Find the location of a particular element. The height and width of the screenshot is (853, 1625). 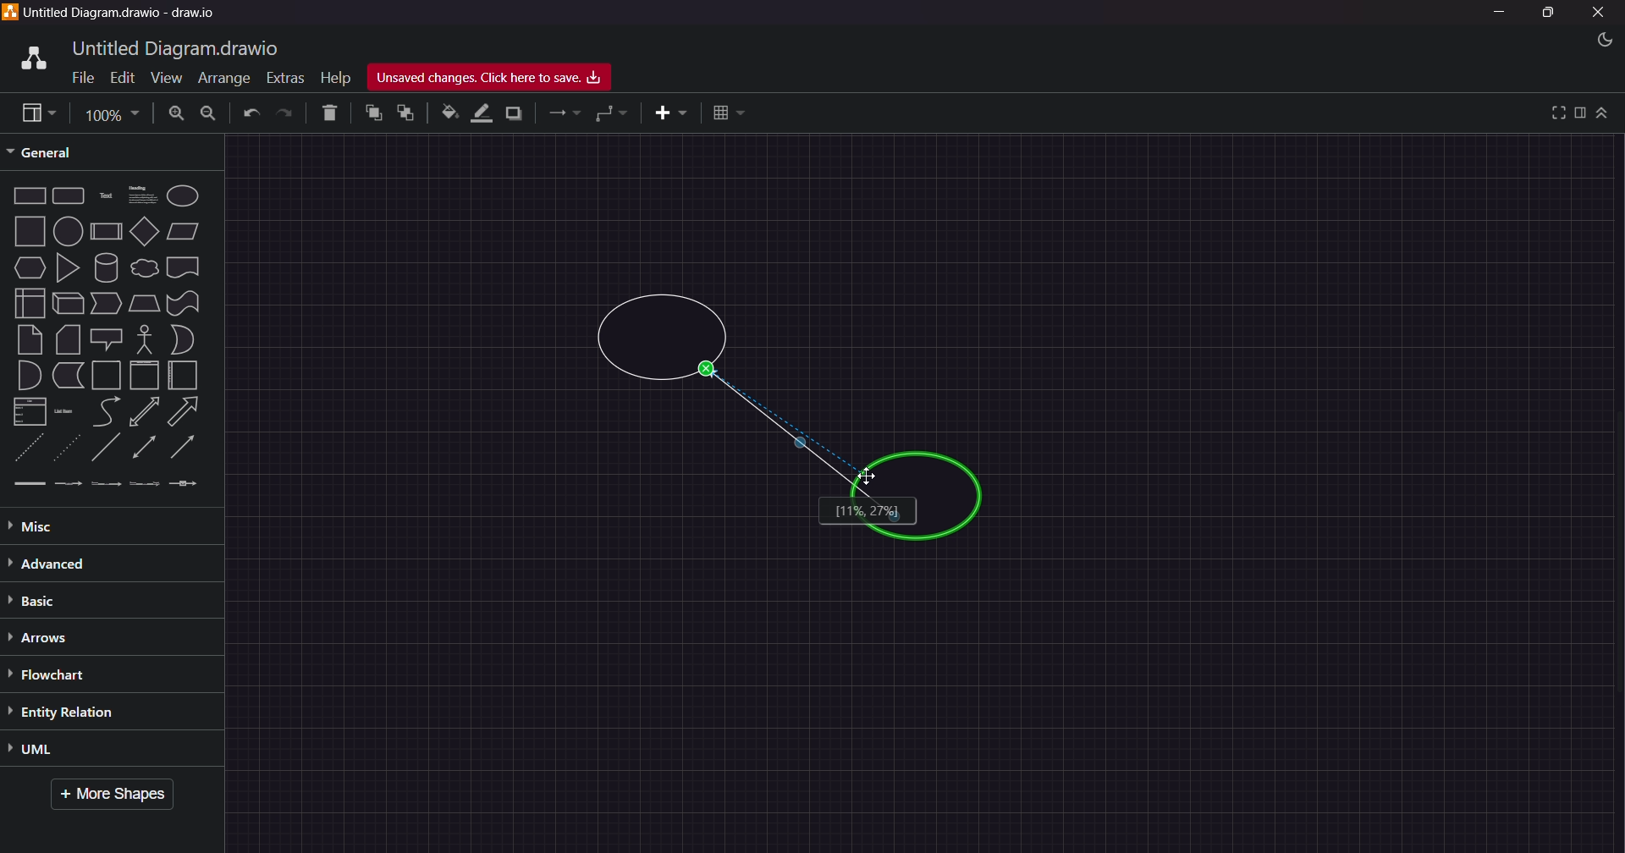

Shapes is located at coordinates (107, 338).